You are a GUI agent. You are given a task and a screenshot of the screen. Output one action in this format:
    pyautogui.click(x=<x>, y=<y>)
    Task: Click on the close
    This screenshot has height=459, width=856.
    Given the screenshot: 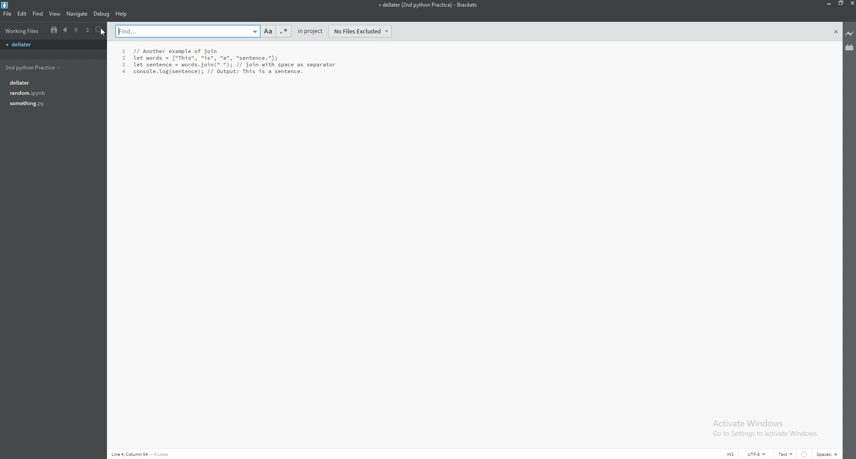 What is the action you would take?
    pyautogui.click(x=851, y=3)
    